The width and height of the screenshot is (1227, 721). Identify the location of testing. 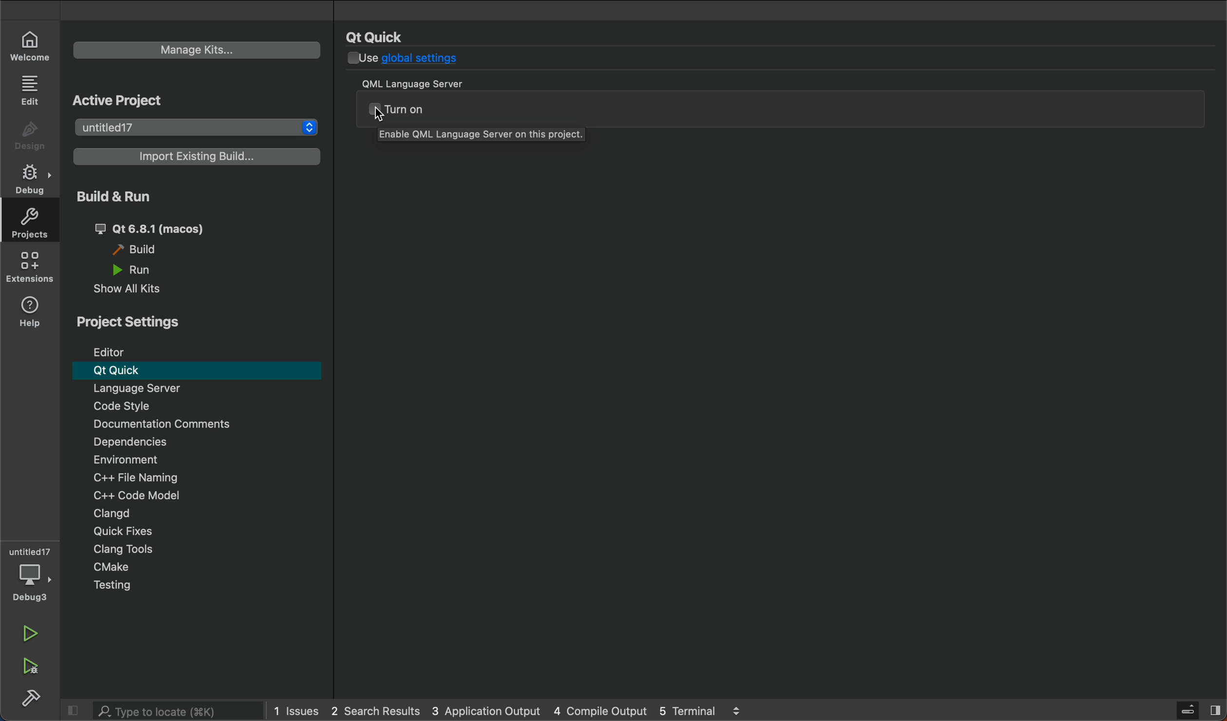
(202, 585).